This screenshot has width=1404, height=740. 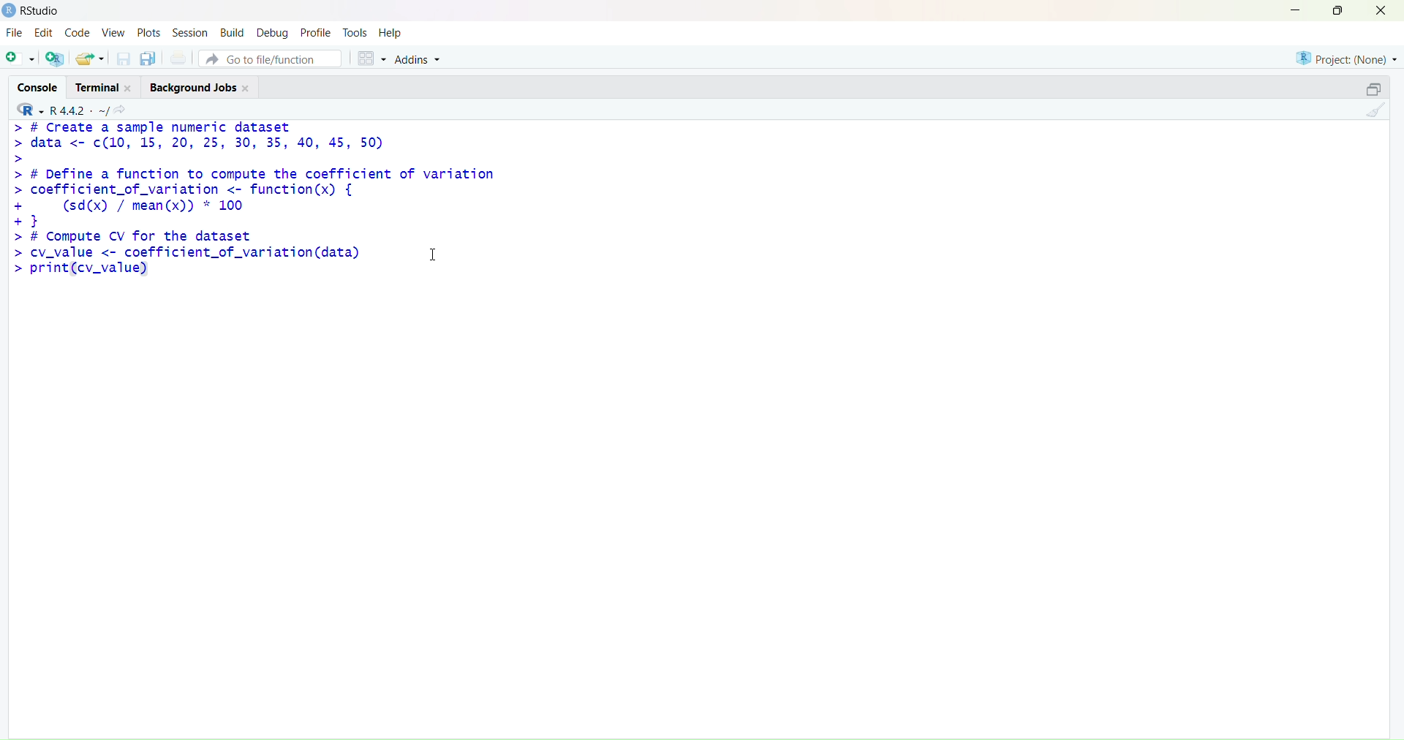 I want to click on copy, so click(x=148, y=58).